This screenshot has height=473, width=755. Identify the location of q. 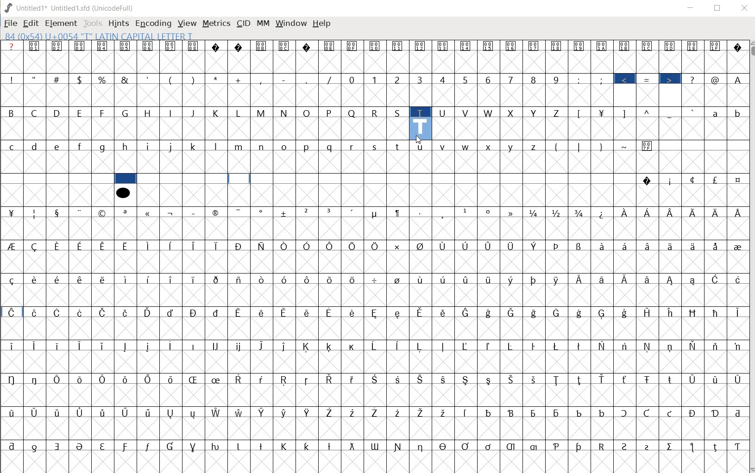
(330, 147).